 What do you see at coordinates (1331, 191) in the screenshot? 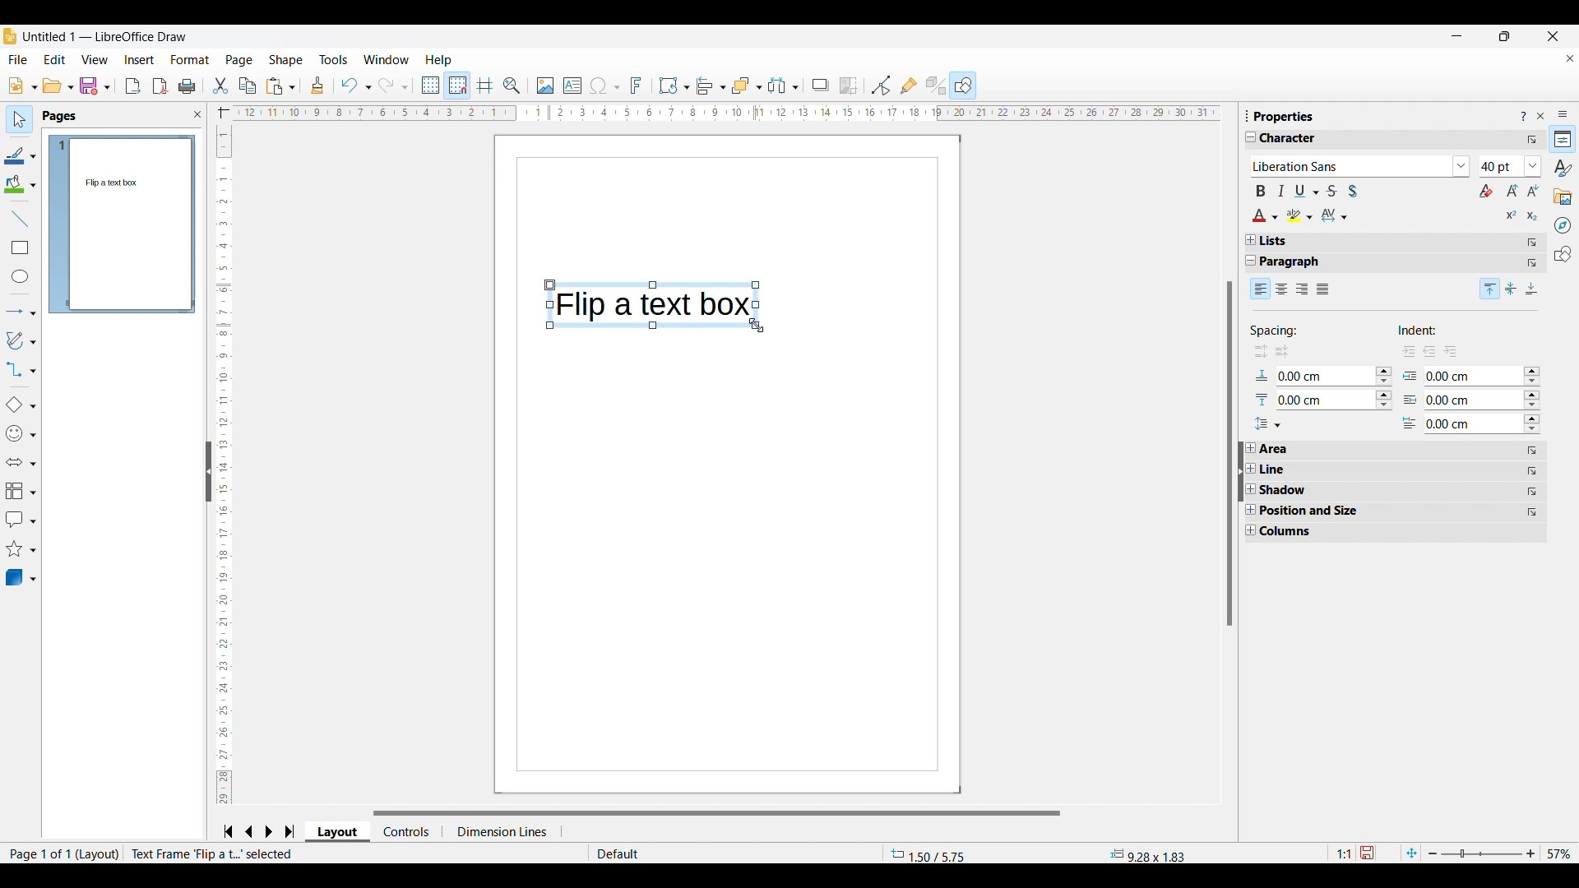
I see `Strike through ` at bounding box center [1331, 191].